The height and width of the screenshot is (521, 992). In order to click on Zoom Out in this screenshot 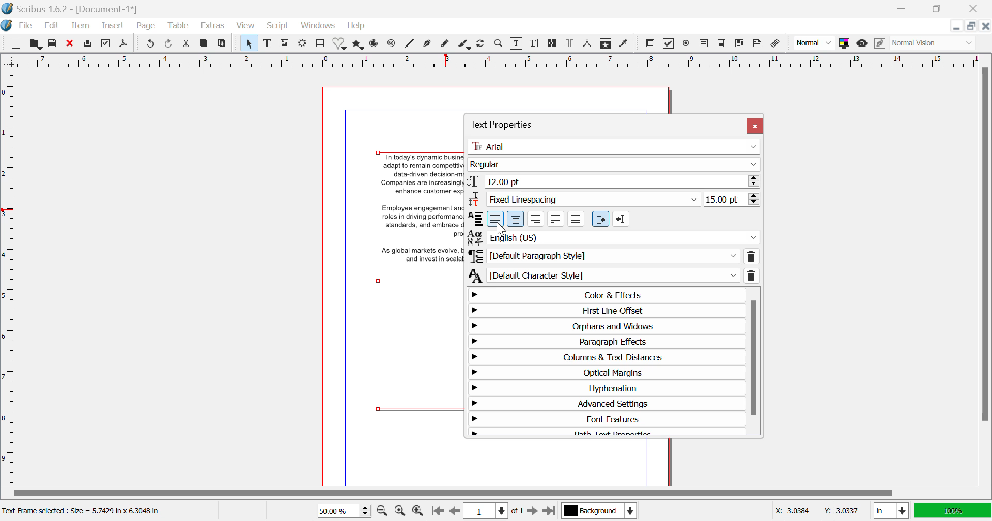, I will do `click(382, 510)`.